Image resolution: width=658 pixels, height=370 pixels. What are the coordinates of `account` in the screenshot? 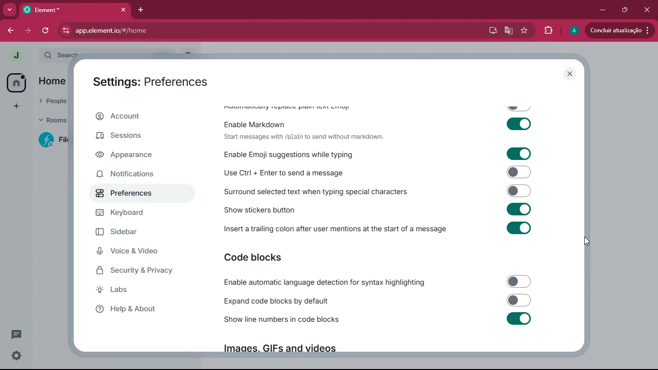 It's located at (140, 117).